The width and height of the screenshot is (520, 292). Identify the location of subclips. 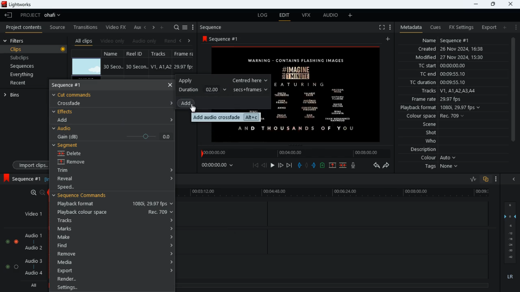
(21, 59).